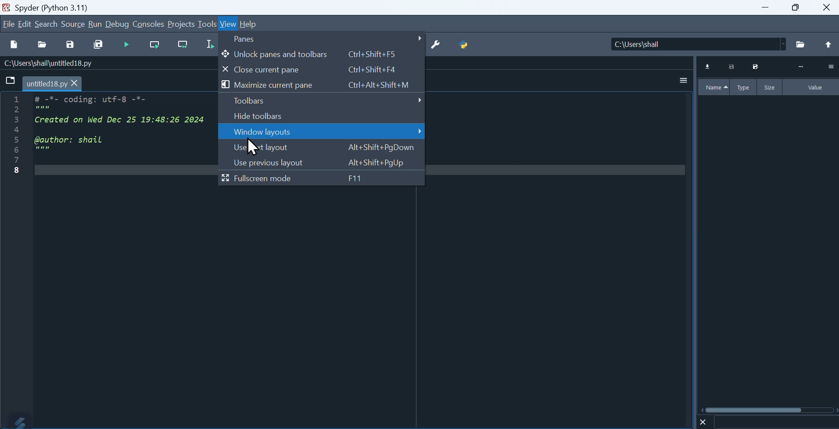 Image resolution: width=839 pixels, height=429 pixels. I want to click on C:\user\shall, so click(699, 44).